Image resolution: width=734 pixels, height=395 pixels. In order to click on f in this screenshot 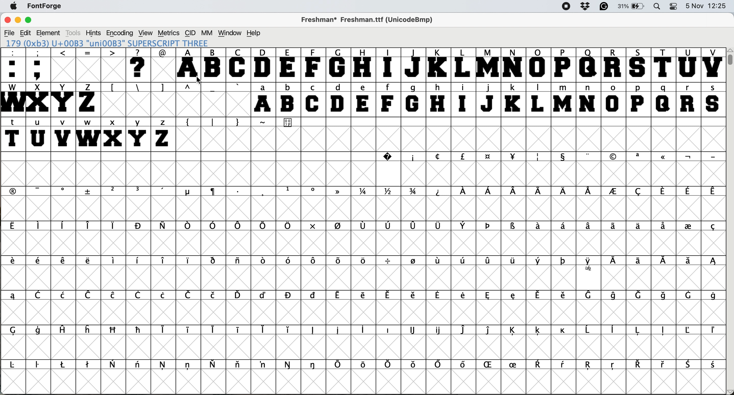, I will do `click(388, 100)`.